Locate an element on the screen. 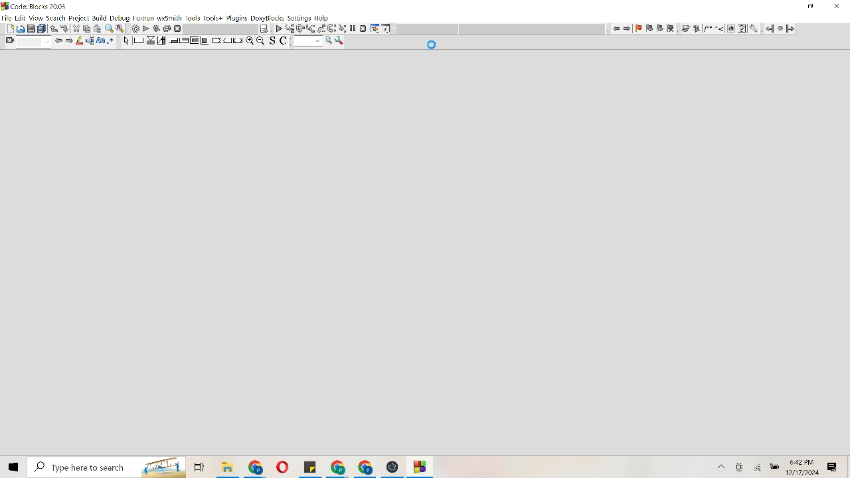 This screenshot has height=478, width=850. Build is located at coordinates (100, 18).